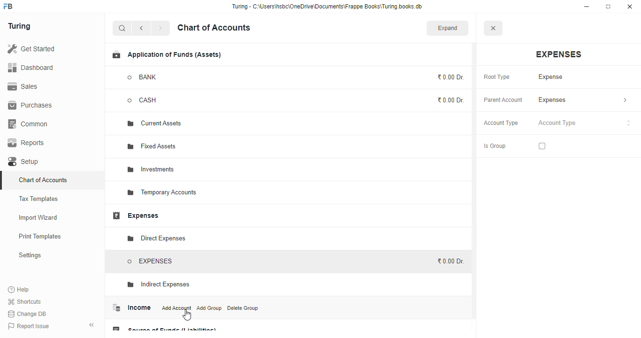 Image resolution: width=641 pixels, height=338 pixels. What do you see at coordinates (132, 307) in the screenshot?
I see `income` at bounding box center [132, 307].